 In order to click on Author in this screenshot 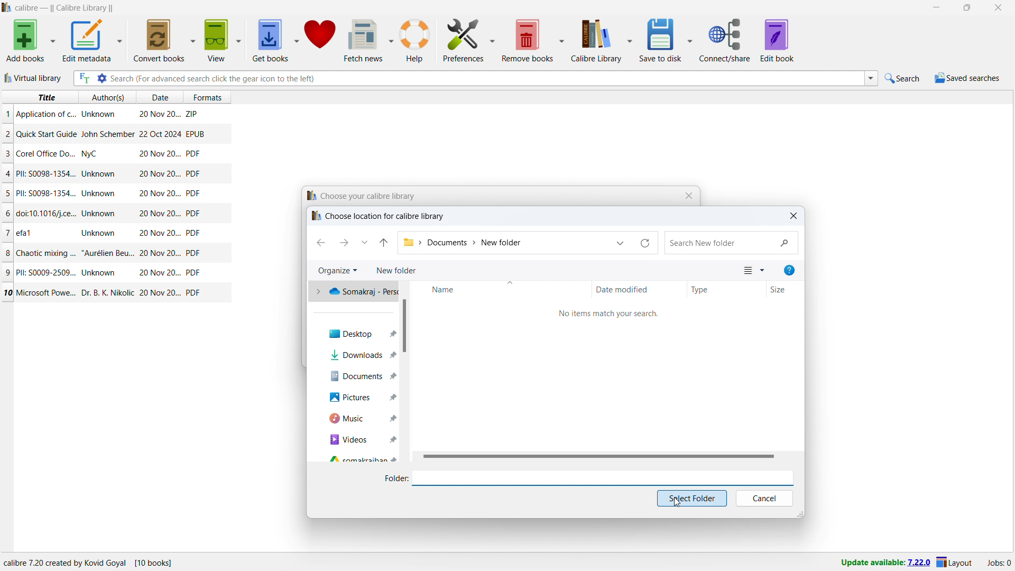, I will do `click(100, 174)`.